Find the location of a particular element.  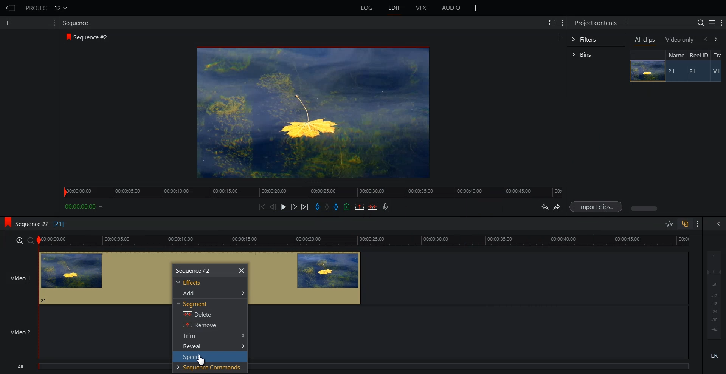

Audio output level is located at coordinates (713, 294).